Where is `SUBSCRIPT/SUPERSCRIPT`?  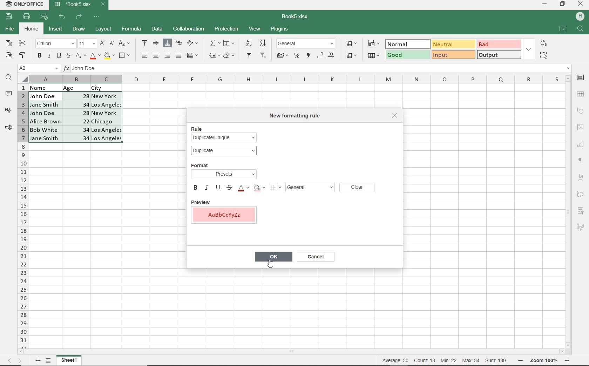 SUBSCRIPT/SUPERSCRIPT is located at coordinates (80, 55).